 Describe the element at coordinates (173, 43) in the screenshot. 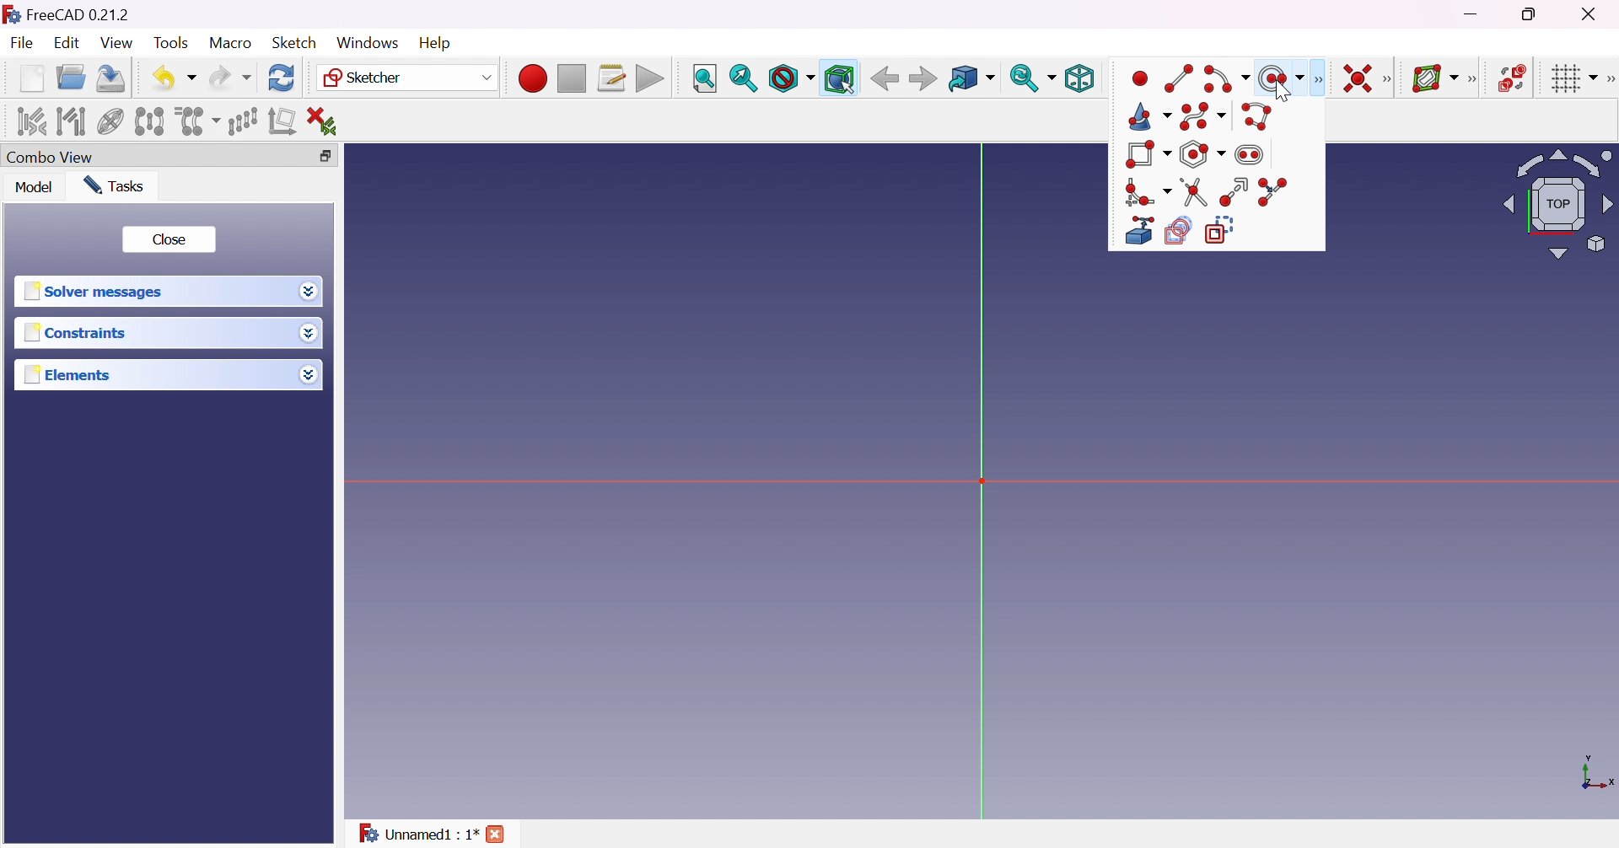

I see `Tools` at that location.